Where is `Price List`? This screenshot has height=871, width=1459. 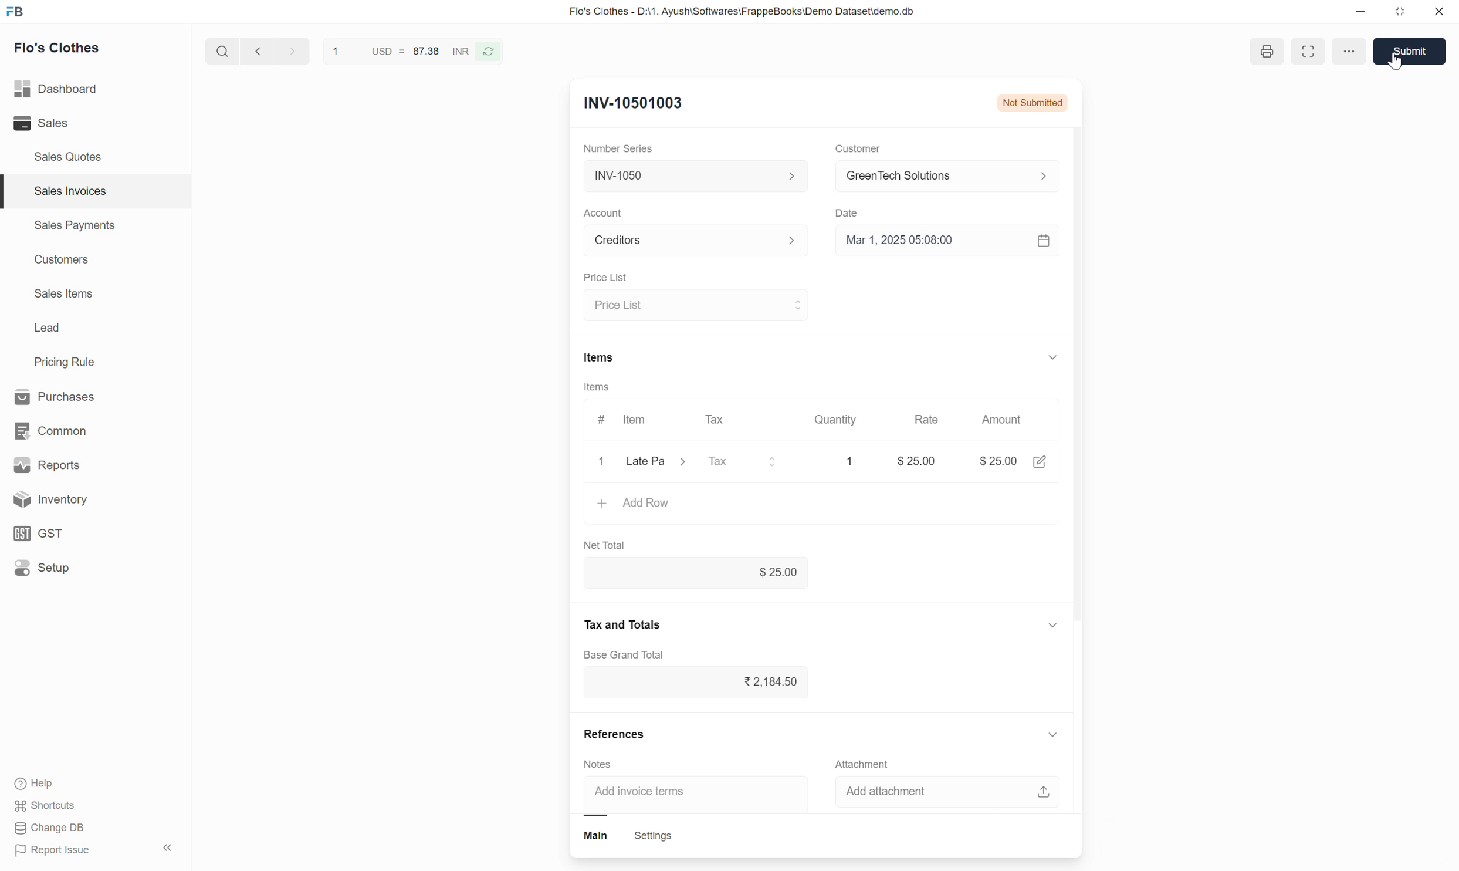 Price List is located at coordinates (603, 278).